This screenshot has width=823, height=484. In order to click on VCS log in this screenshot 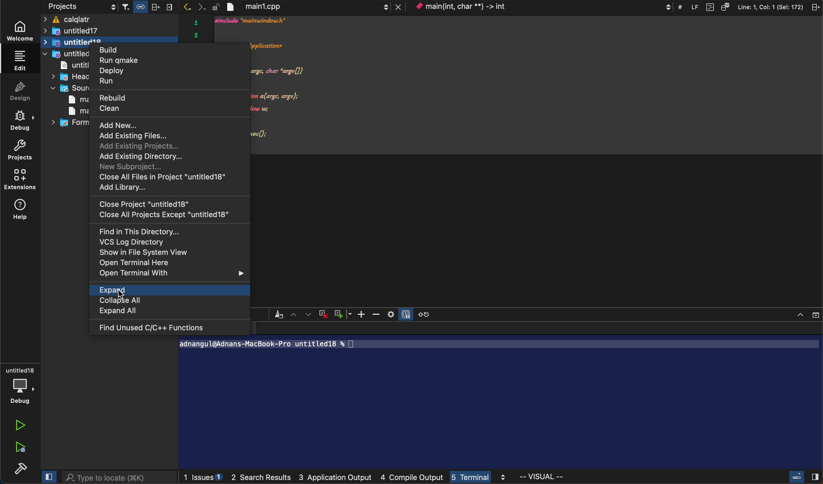, I will do `click(143, 242)`.